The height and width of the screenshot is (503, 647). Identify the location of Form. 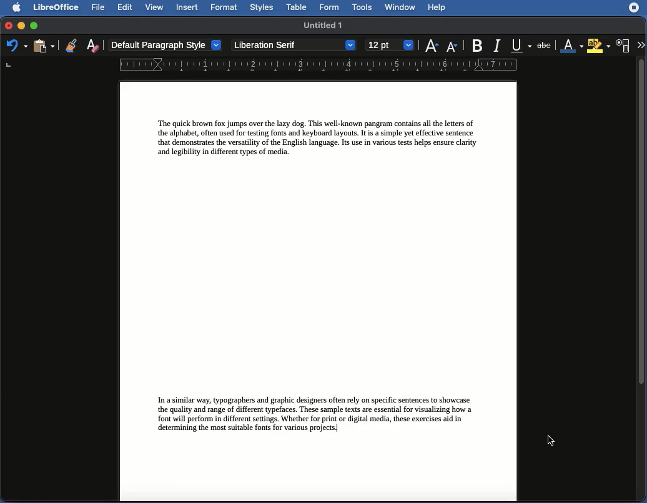
(330, 8).